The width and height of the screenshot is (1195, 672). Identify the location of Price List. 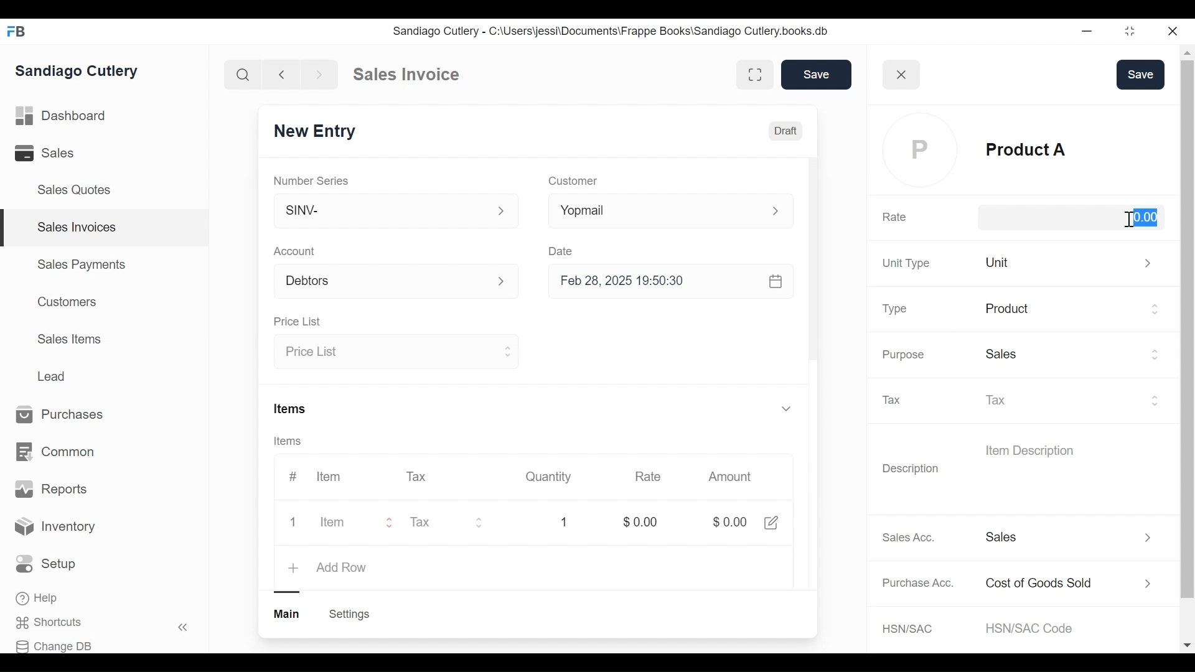
(297, 320).